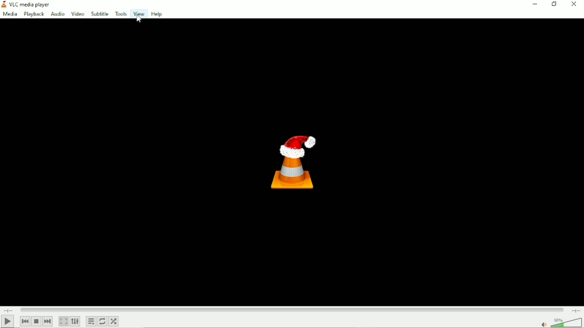 Image resolution: width=584 pixels, height=328 pixels. What do you see at coordinates (554, 4) in the screenshot?
I see `Restore down` at bounding box center [554, 4].